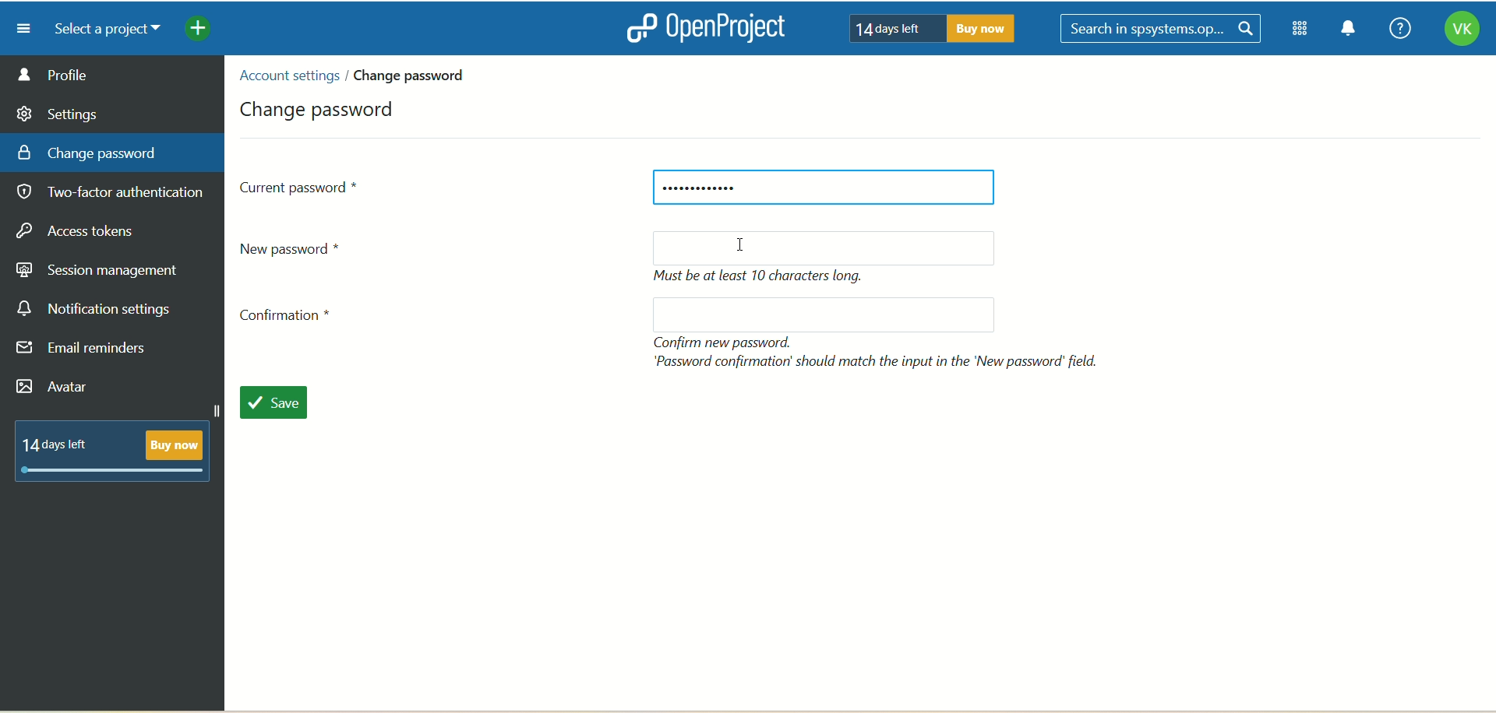 This screenshot has height=713, width=1496. I want to click on account, so click(1461, 31).